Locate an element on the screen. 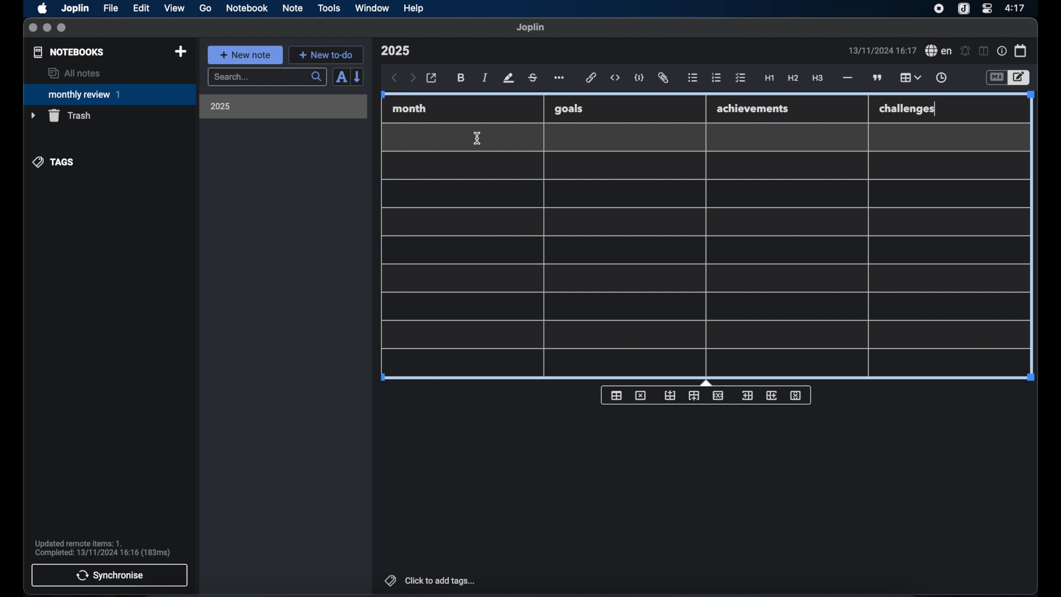  check  list is located at coordinates (740, 78).